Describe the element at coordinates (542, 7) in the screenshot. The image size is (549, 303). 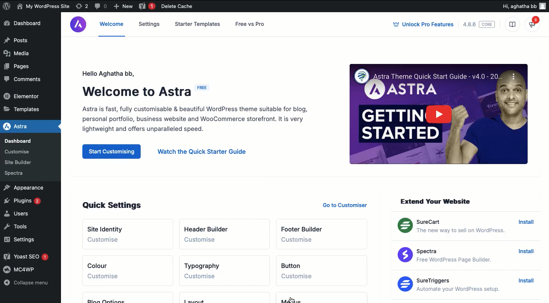
I see `user icon` at that location.